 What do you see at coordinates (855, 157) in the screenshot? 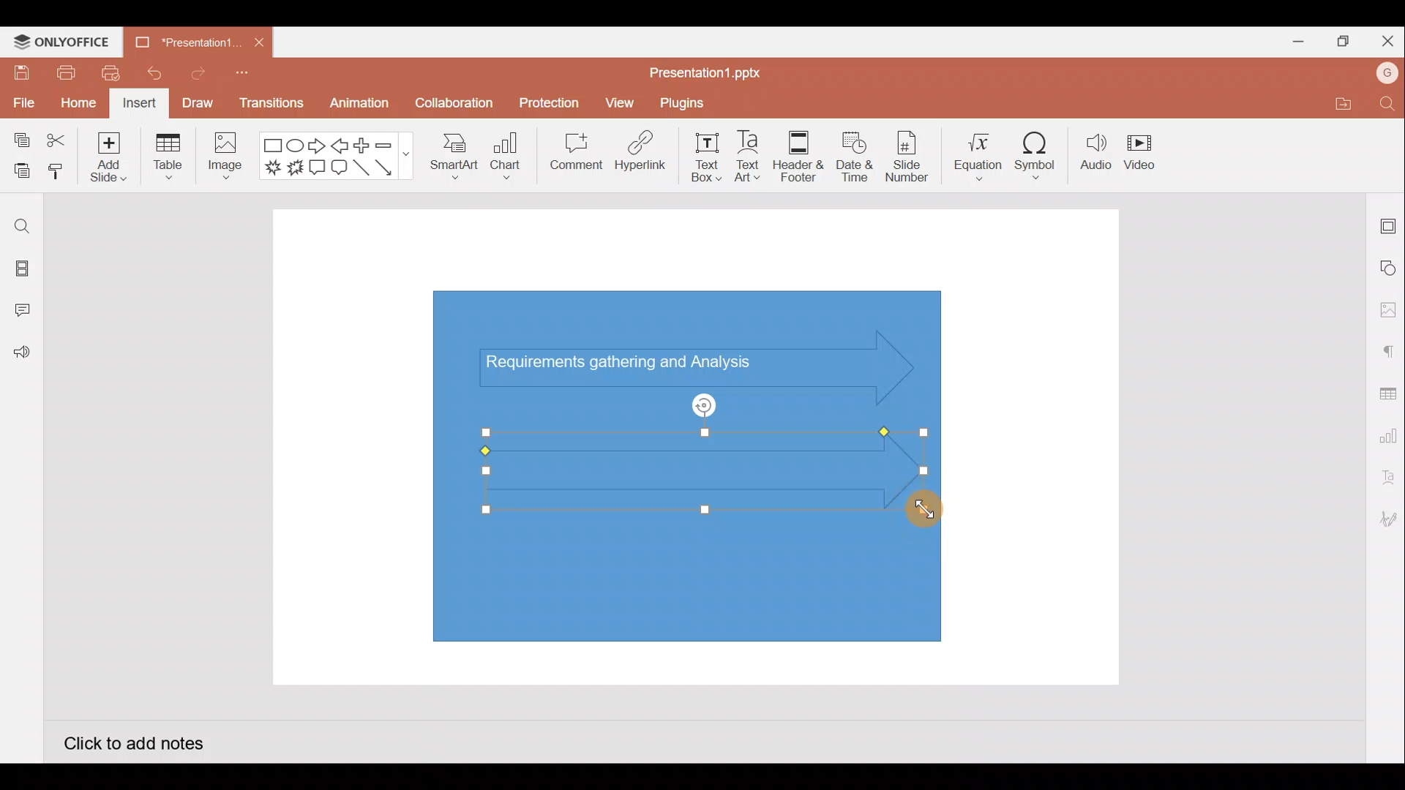
I see `Date & time` at bounding box center [855, 157].